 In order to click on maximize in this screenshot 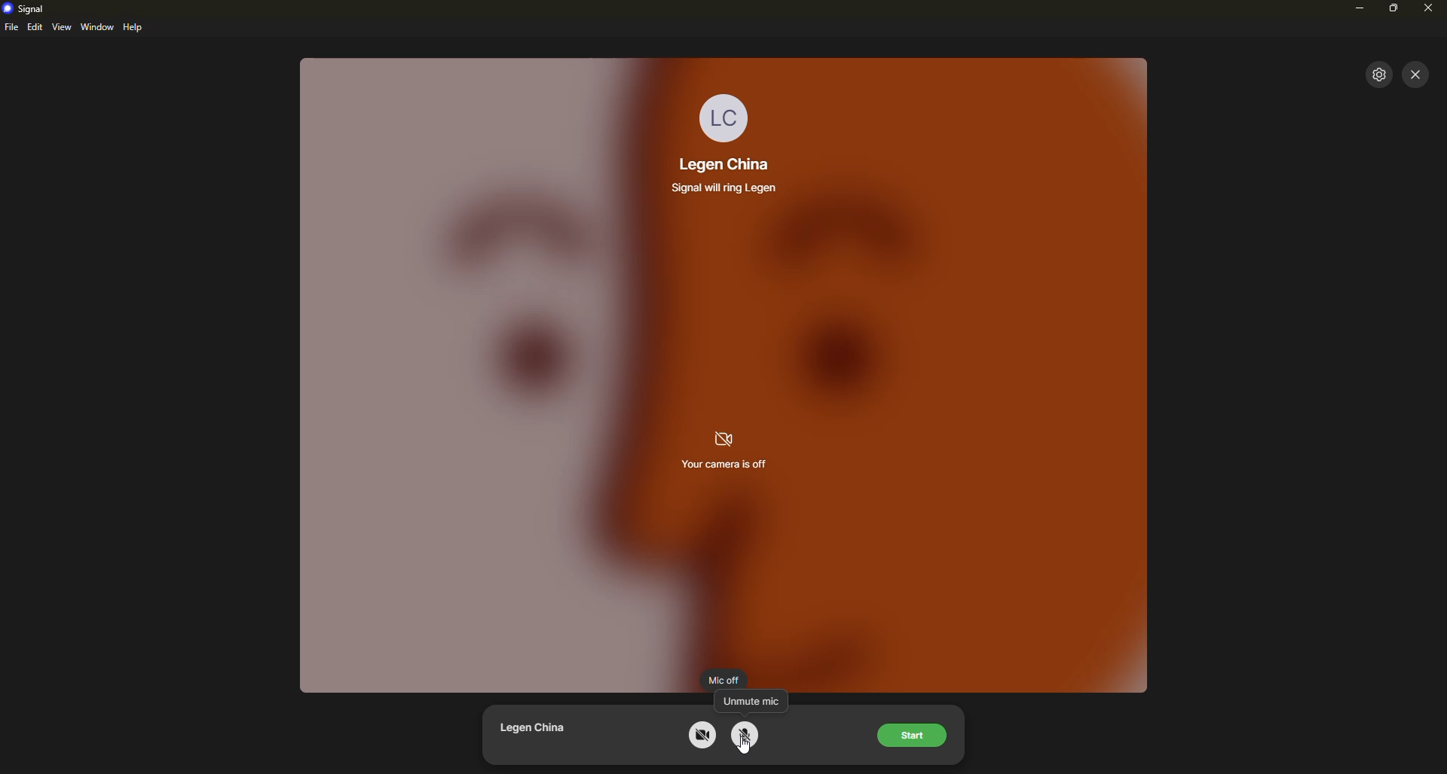, I will do `click(1394, 11)`.